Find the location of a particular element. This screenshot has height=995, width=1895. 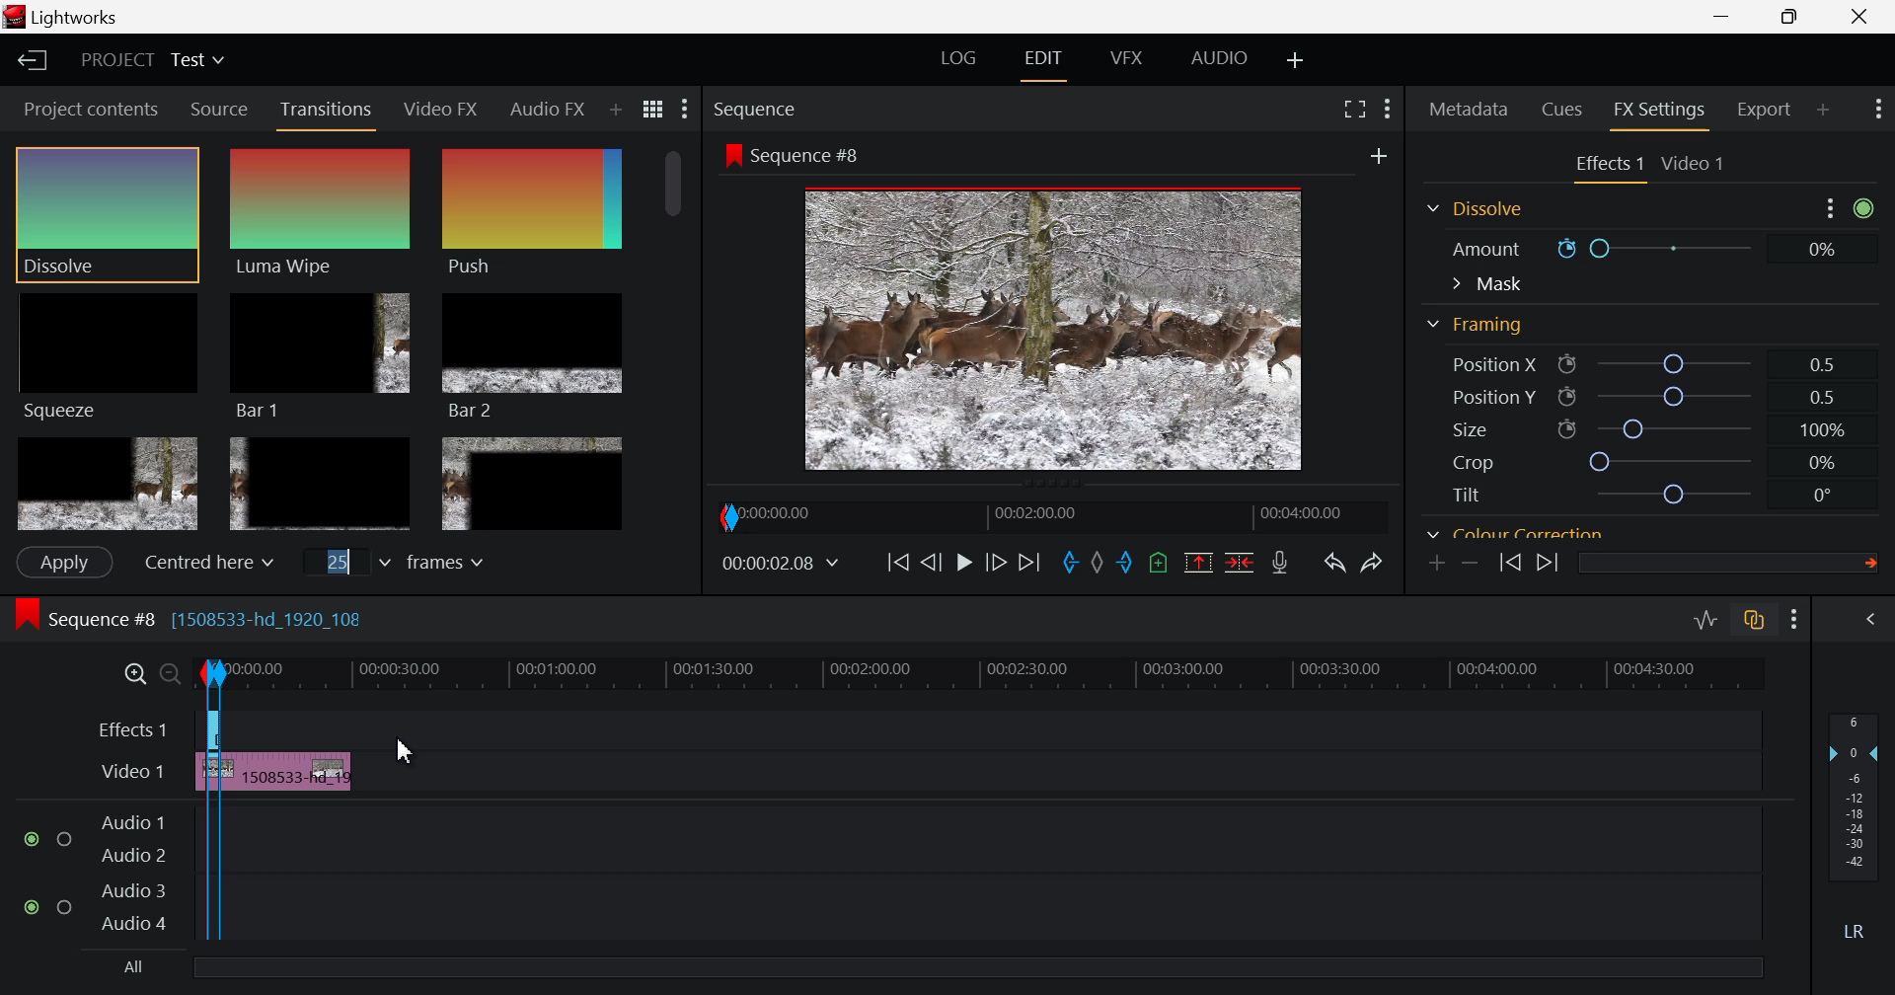

Sequence #8 [1508533-hd_1920_10 is located at coordinates (195, 616).